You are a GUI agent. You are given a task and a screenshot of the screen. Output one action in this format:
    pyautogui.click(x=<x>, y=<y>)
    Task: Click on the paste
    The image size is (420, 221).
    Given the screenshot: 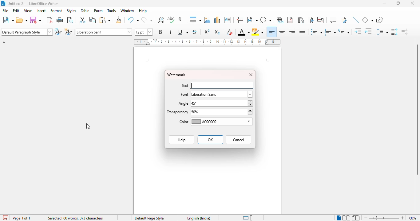 What is the action you would take?
    pyautogui.click(x=105, y=20)
    